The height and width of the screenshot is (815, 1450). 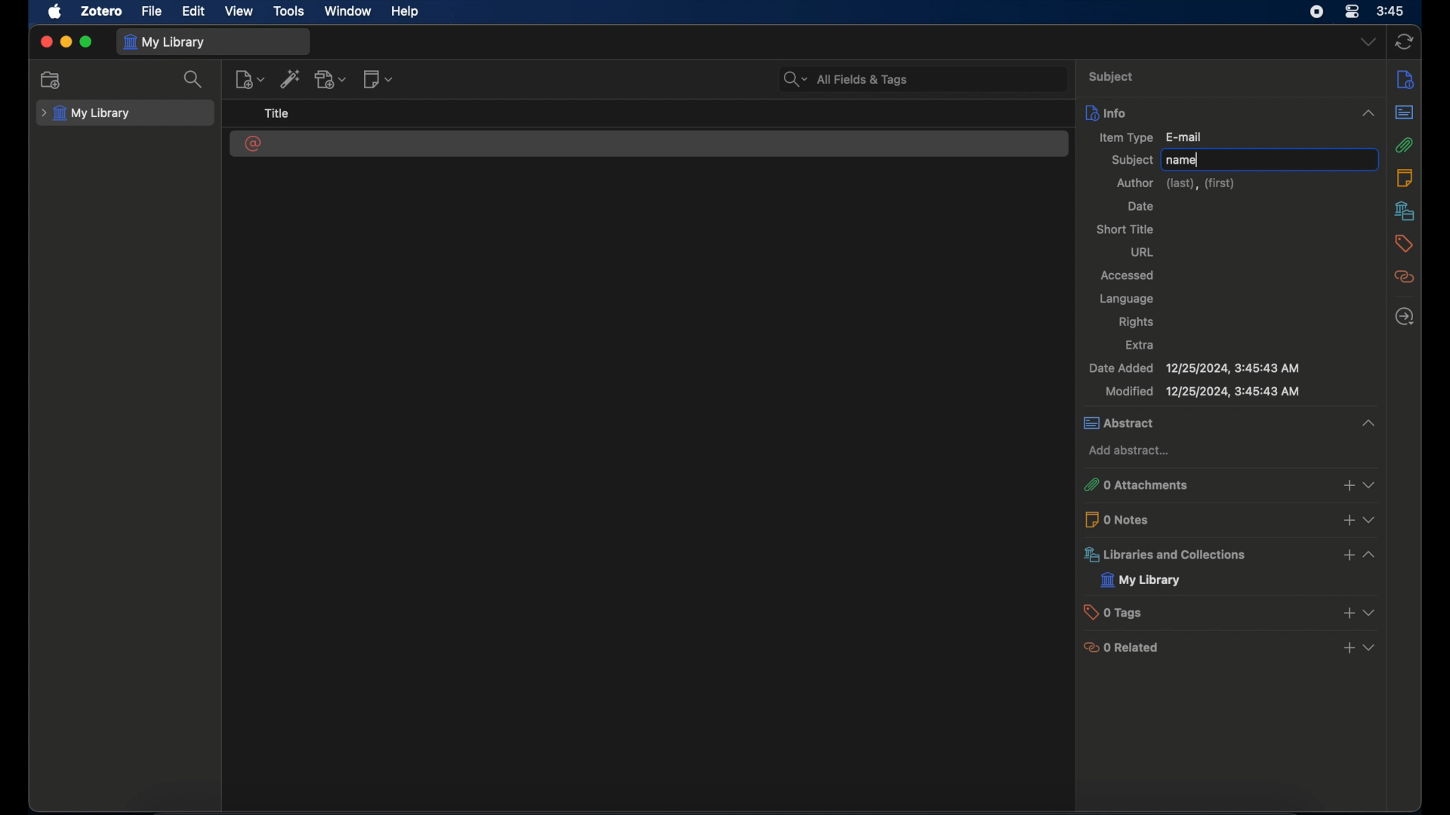 I want to click on author, so click(x=1177, y=183).